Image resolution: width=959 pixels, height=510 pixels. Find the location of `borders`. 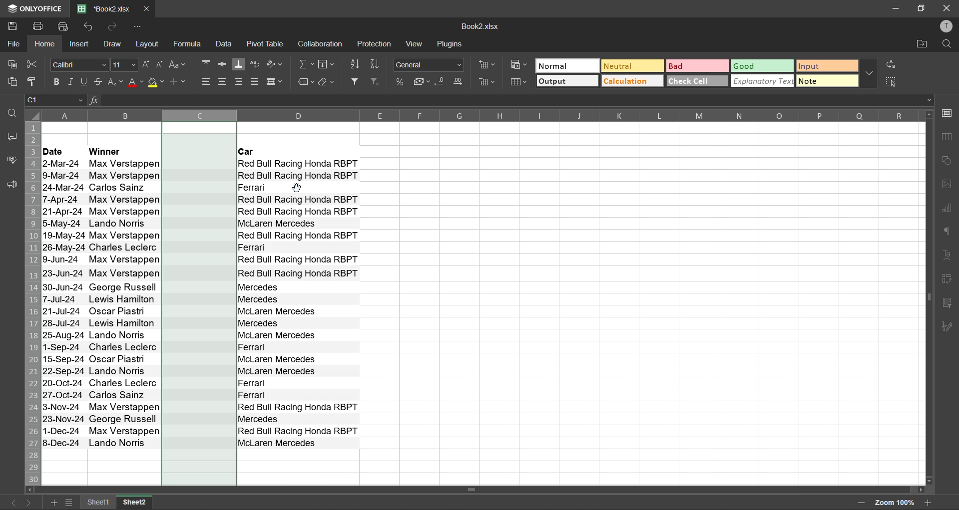

borders is located at coordinates (182, 83).